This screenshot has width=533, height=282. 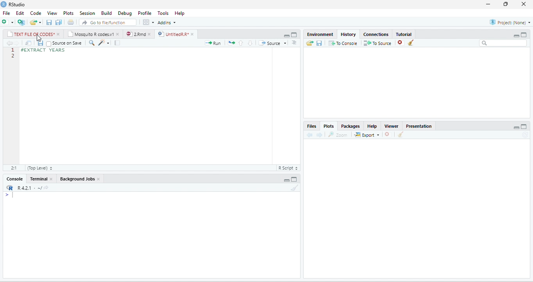 I want to click on Maximize, so click(x=524, y=35).